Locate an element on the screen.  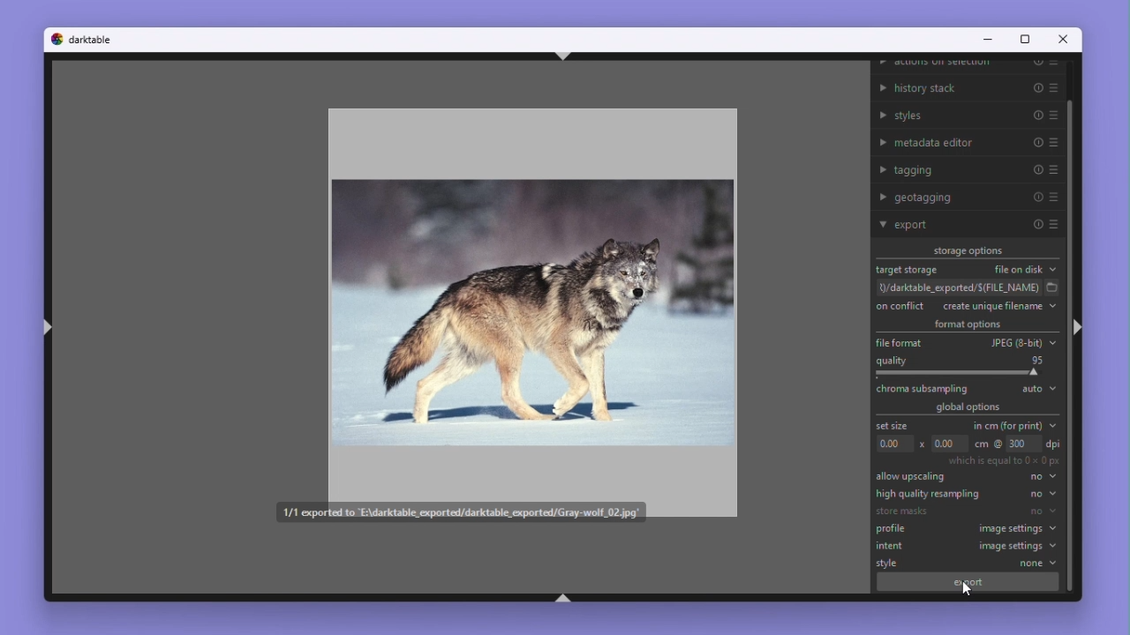
Target storage is located at coordinates (906, 270).